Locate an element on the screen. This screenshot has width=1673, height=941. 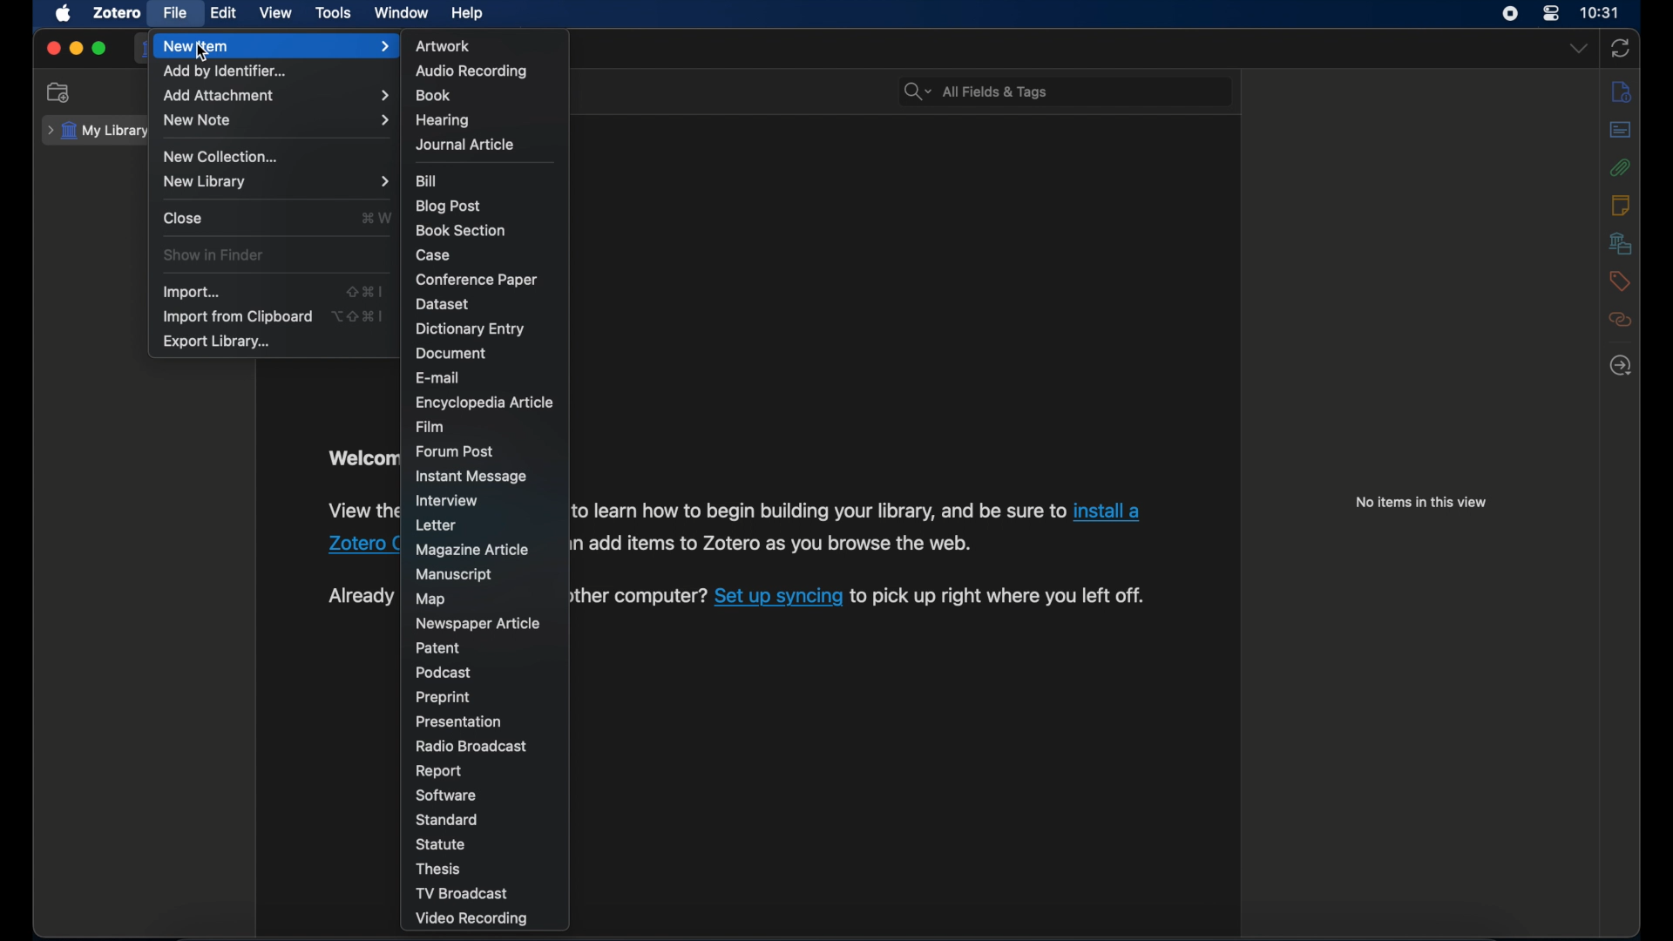
abstract is located at coordinates (1621, 130).